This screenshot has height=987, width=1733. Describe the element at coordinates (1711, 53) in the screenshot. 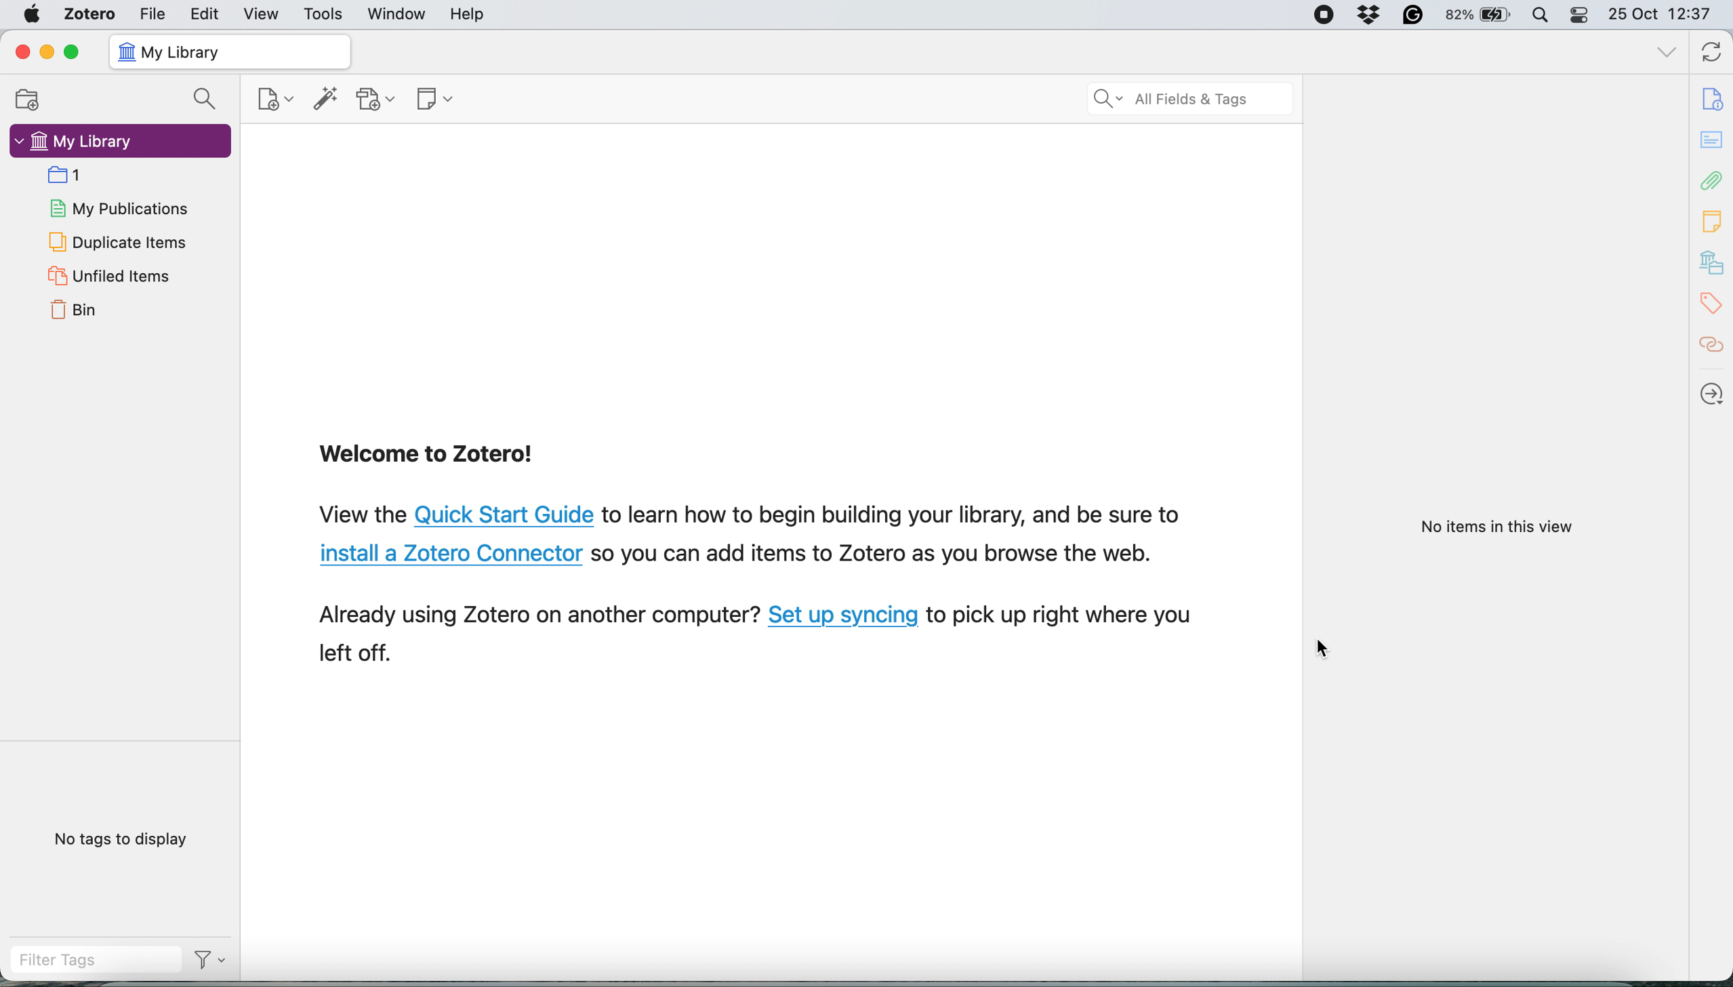

I see `sync with zotero.org` at that location.